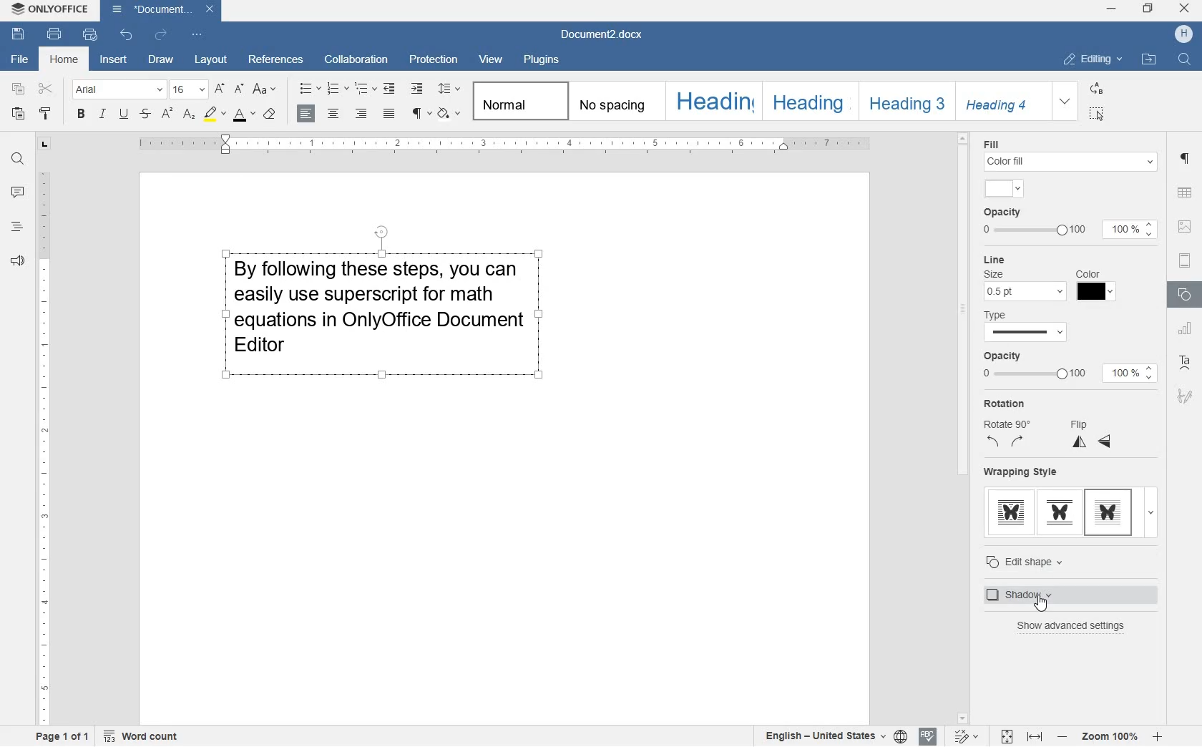  What do you see at coordinates (1037, 560) in the screenshot?
I see `edit shape` at bounding box center [1037, 560].